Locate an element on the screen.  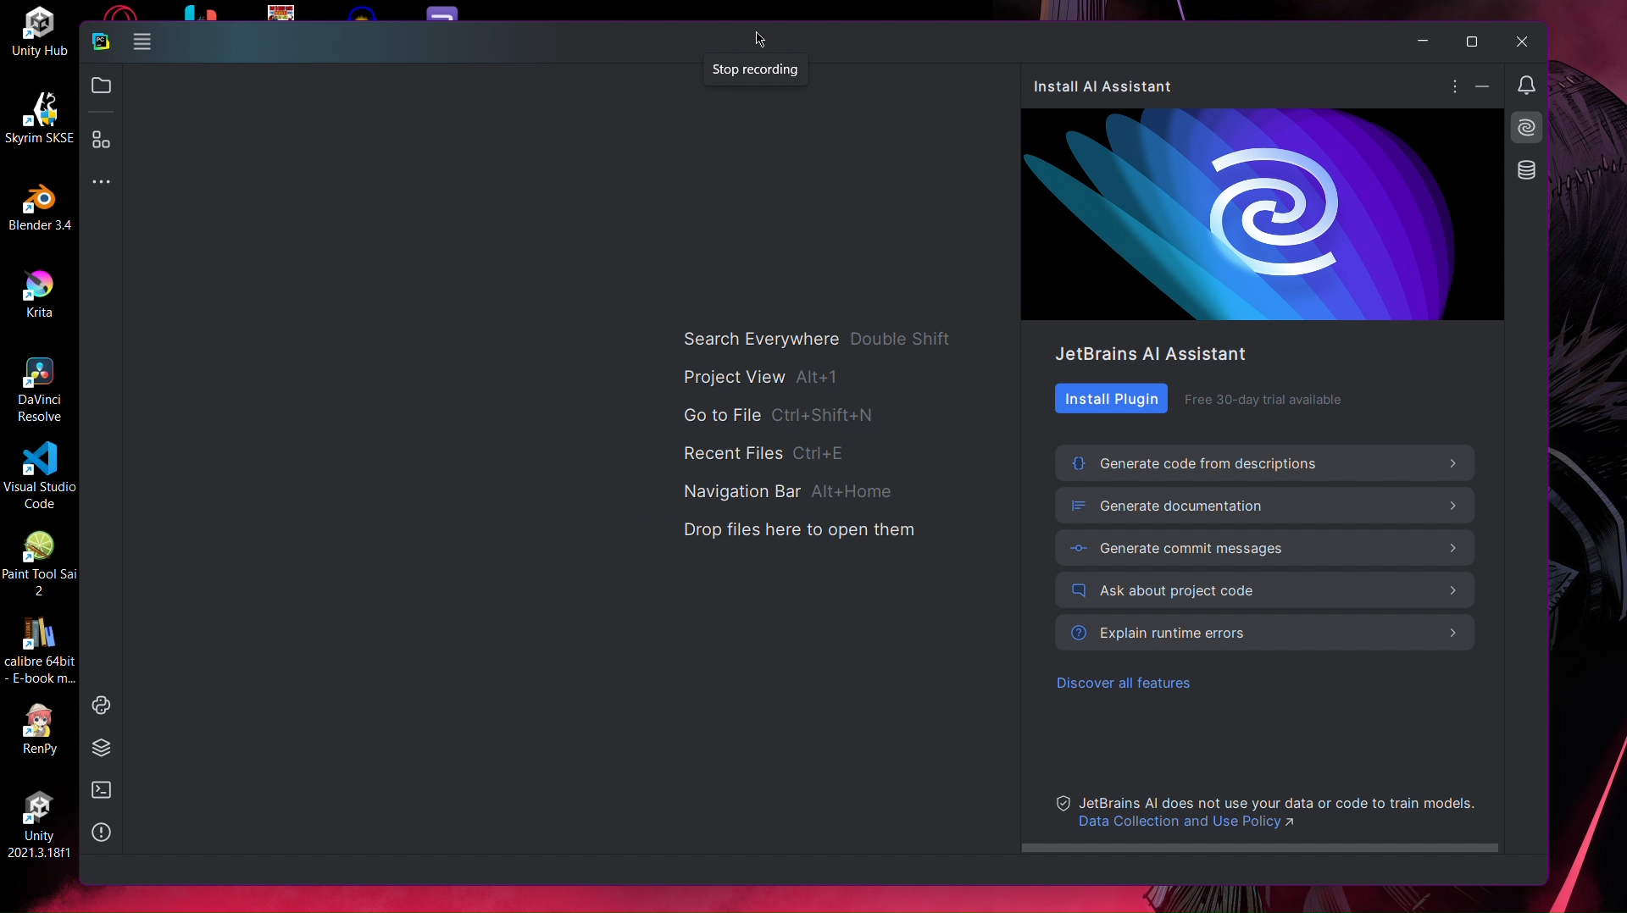
Go to File is located at coordinates (783, 413).